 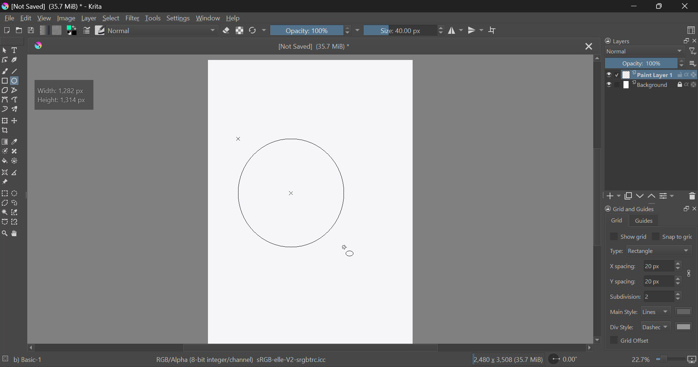 I want to click on , so click(x=40, y=46).